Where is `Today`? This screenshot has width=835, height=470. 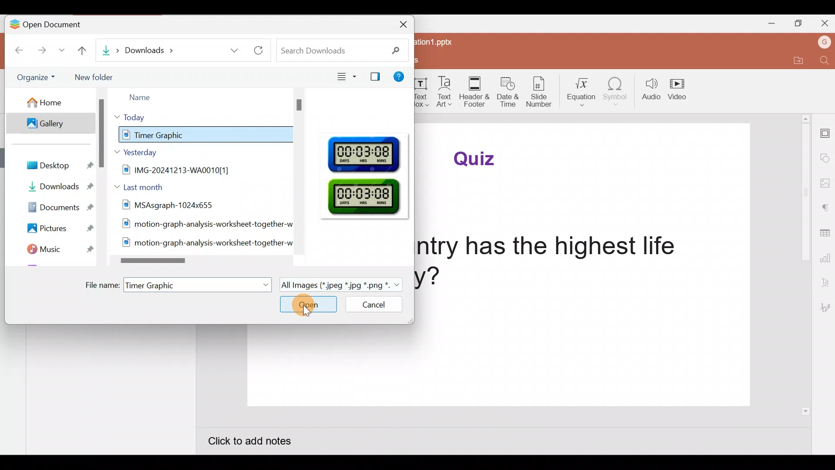 Today is located at coordinates (139, 117).